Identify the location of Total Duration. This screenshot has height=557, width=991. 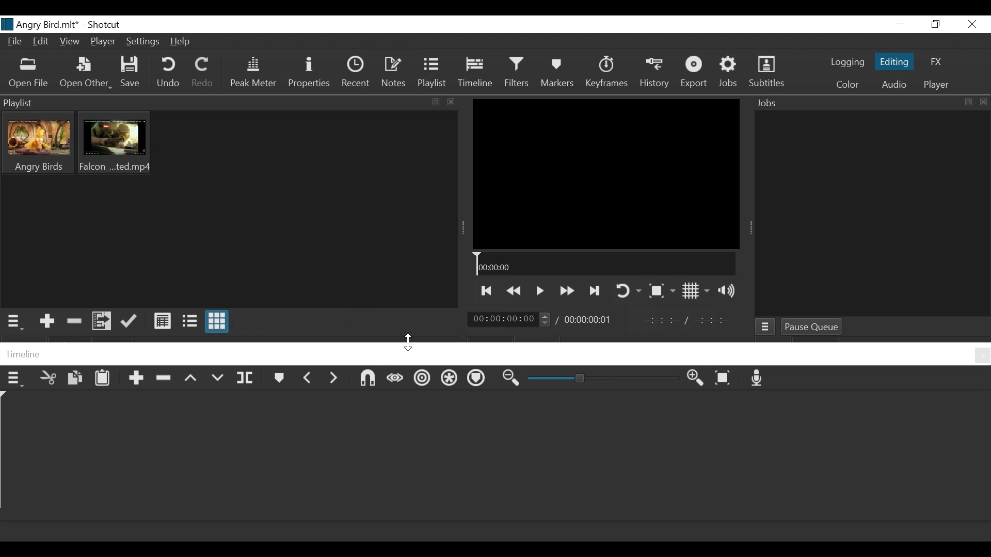
(592, 319).